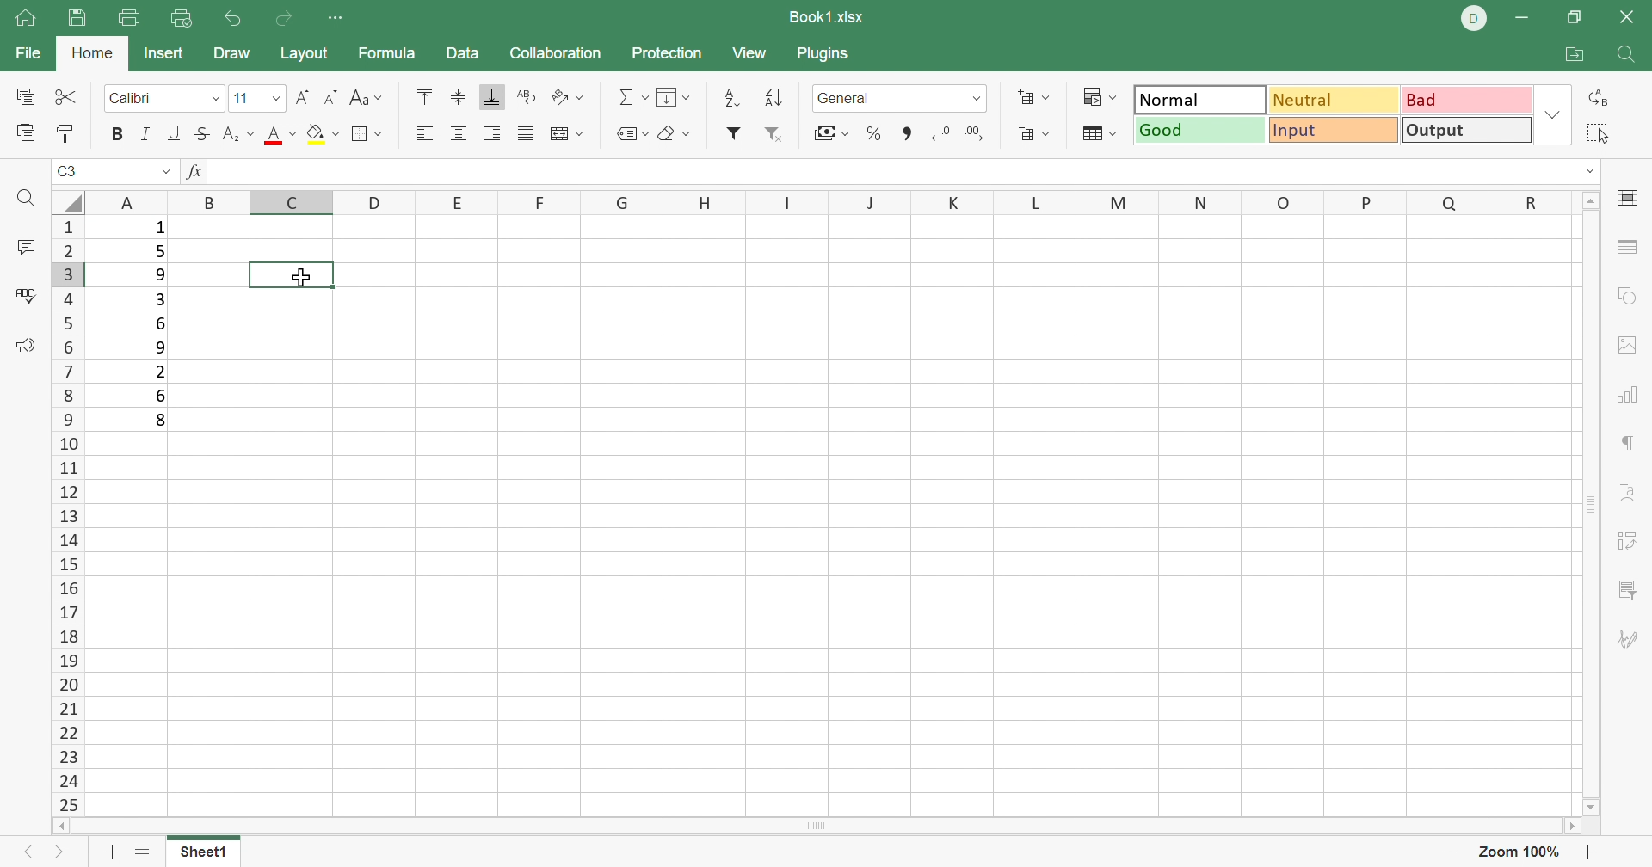 The width and height of the screenshot is (1652, 867). What do you see at coordinates (825, 134) in the screenshot?
I see `Accounting style` at bounding box center [825, 134].